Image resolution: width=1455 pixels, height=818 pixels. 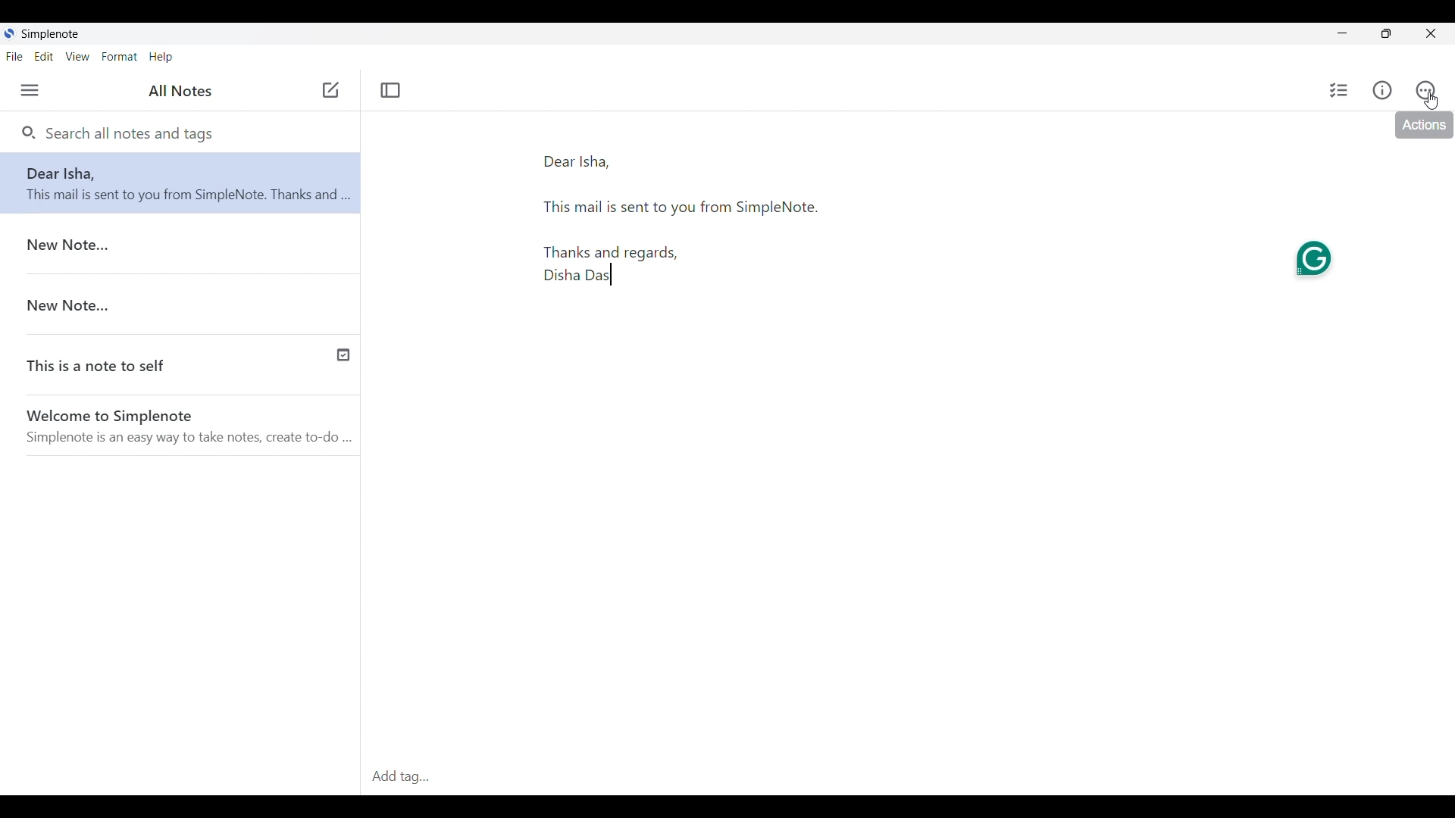 I want to click on Format, so click(x=120, y=57).